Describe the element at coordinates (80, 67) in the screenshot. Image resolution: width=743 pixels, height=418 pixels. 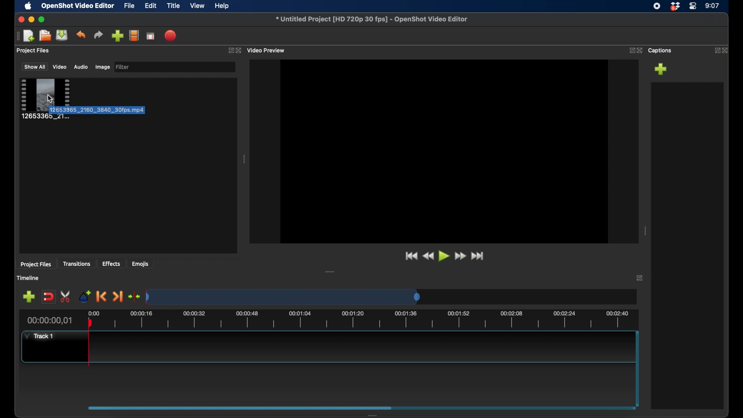
I see `audio` at that location.